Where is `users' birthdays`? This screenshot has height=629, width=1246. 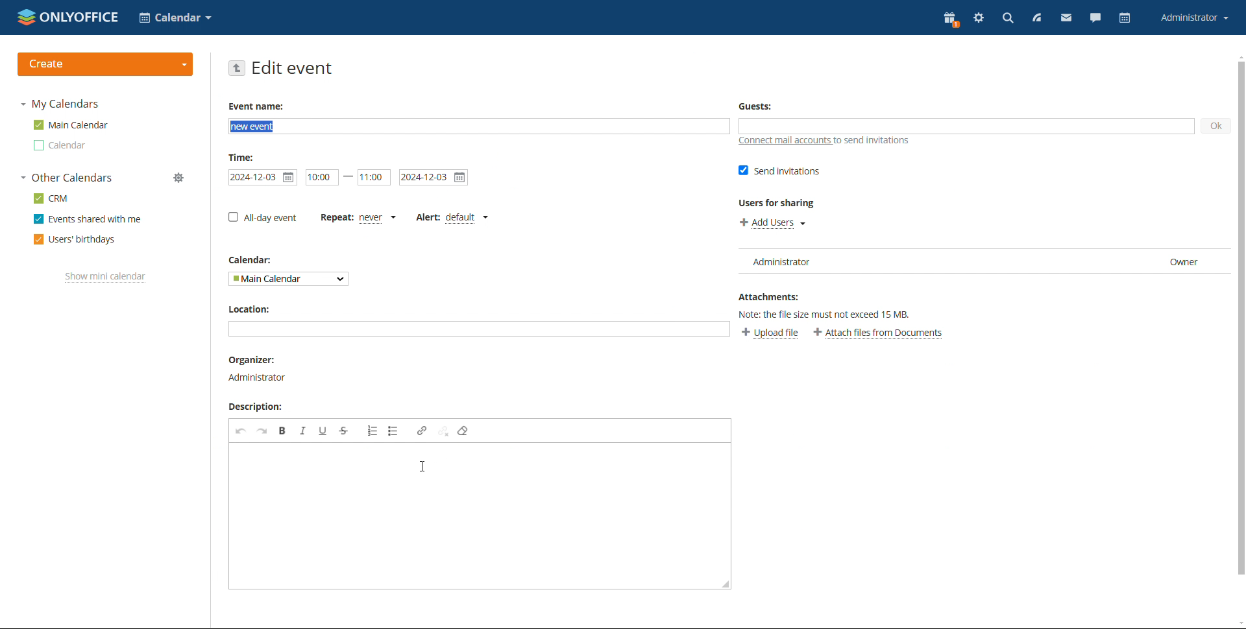 users' birthdays is located at coordinates (75, 240).